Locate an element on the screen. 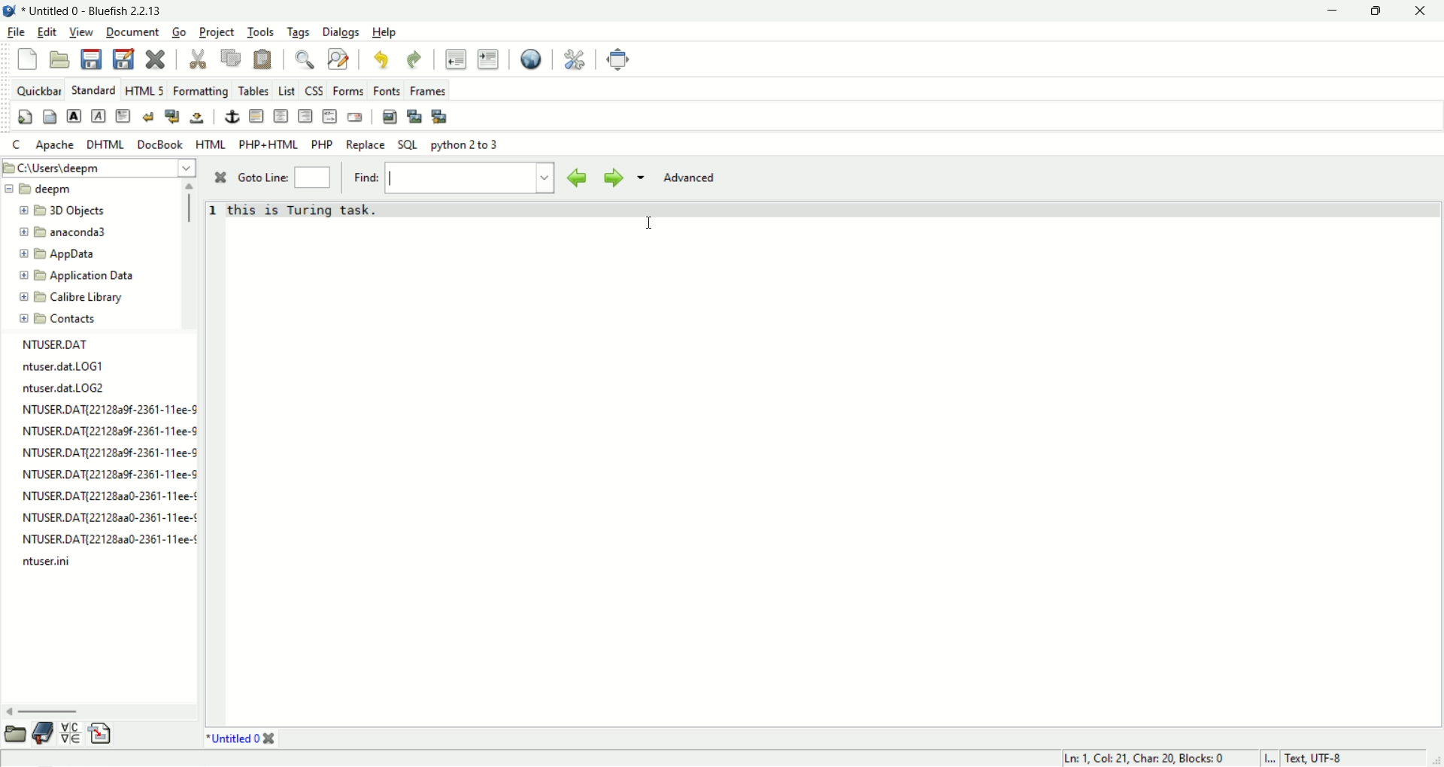 This screenshot has height=767, width=1444. pragraph is located at coordinates (123, 116).